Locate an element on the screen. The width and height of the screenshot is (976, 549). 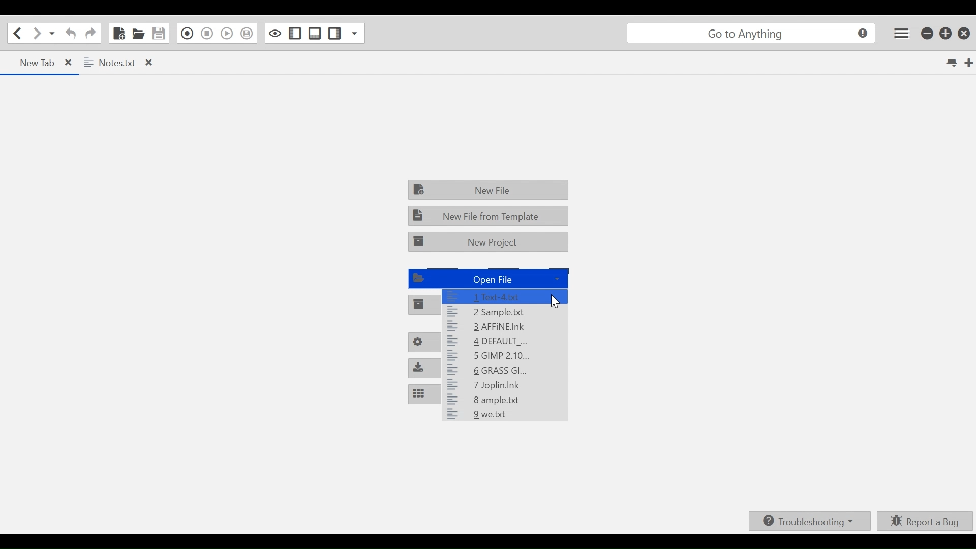
Go back one loaction is located at coordinates (17, 33).